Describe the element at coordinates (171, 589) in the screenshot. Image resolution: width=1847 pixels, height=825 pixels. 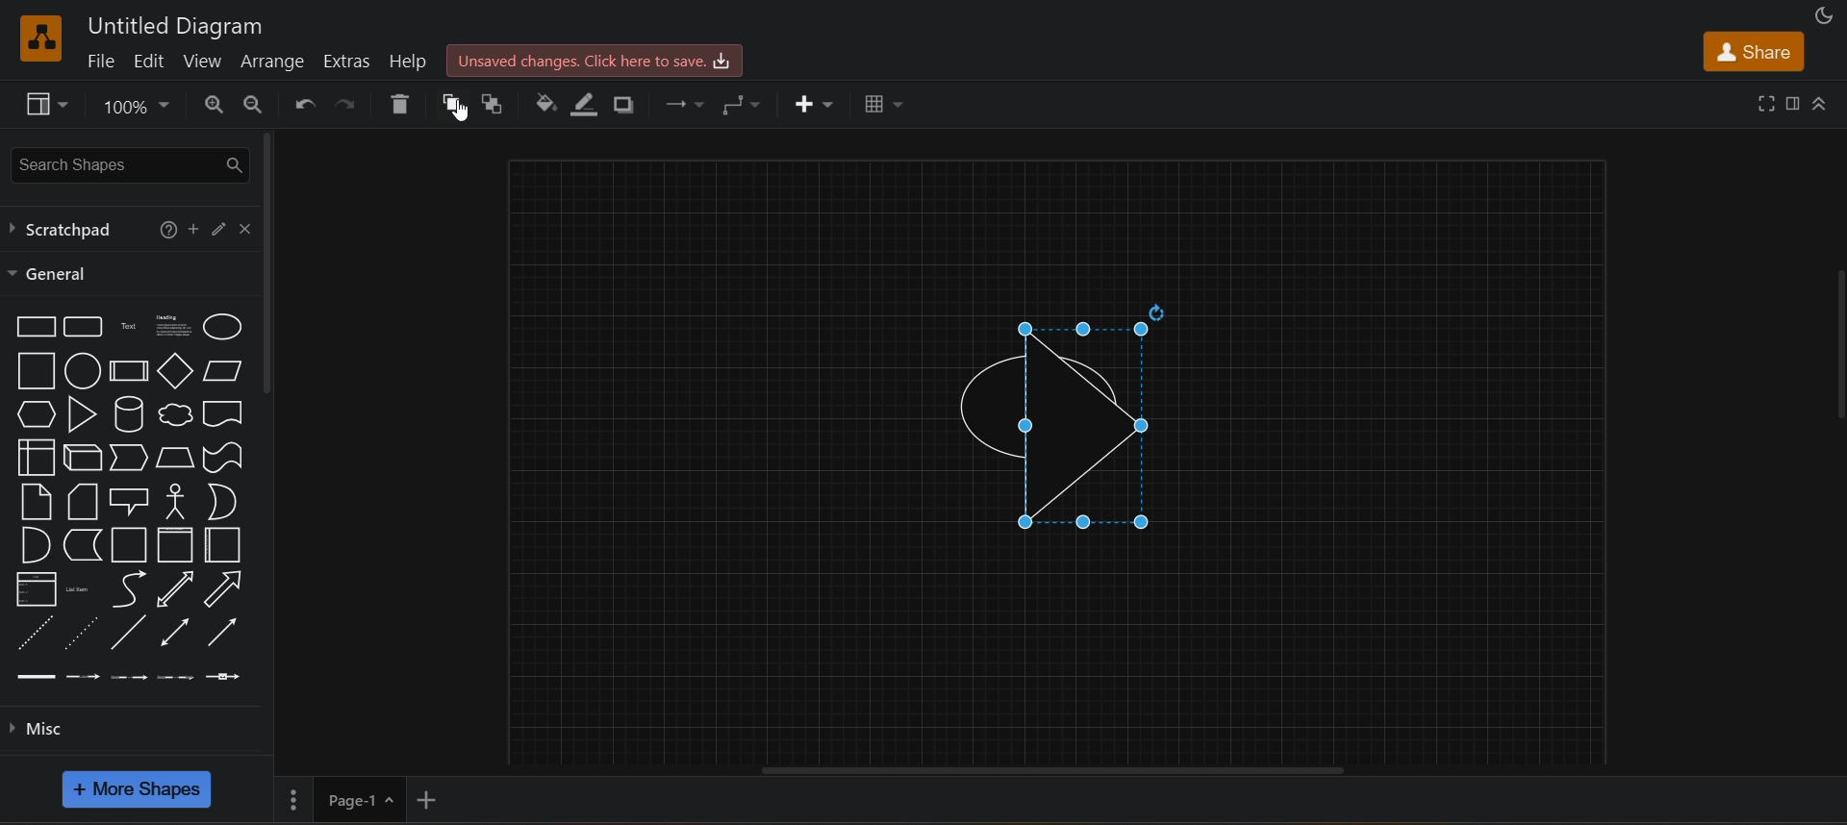
I see `bidirectional arrow` at that location.